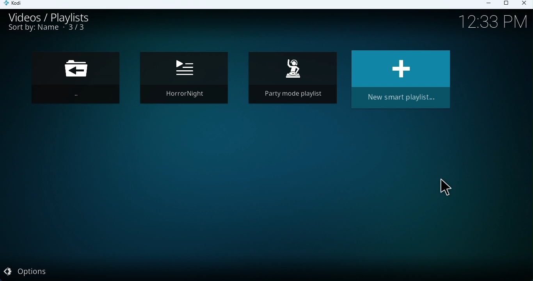 This screenshot has height=281, width=533. I want to click on Close, so click(525, 5).